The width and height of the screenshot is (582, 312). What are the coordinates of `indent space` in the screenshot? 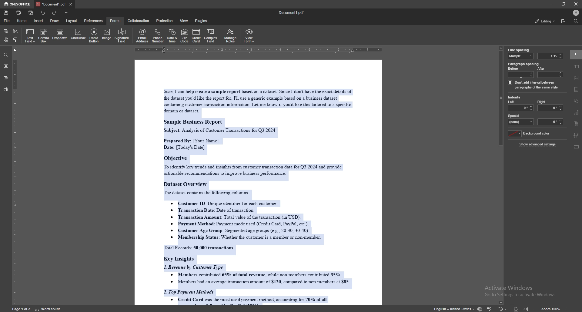 It's located at (551, 122).